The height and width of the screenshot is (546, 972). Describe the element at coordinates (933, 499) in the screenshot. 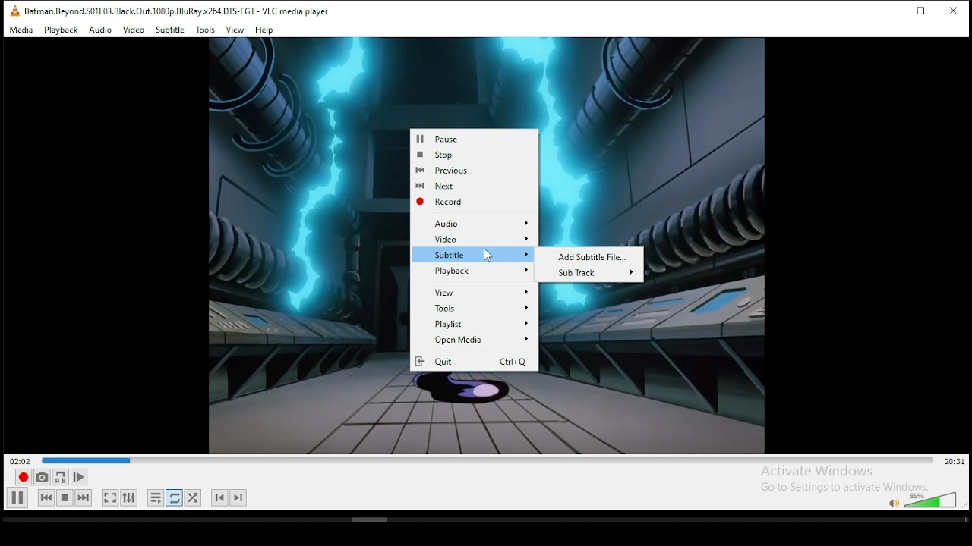

I see `volume` at that location.